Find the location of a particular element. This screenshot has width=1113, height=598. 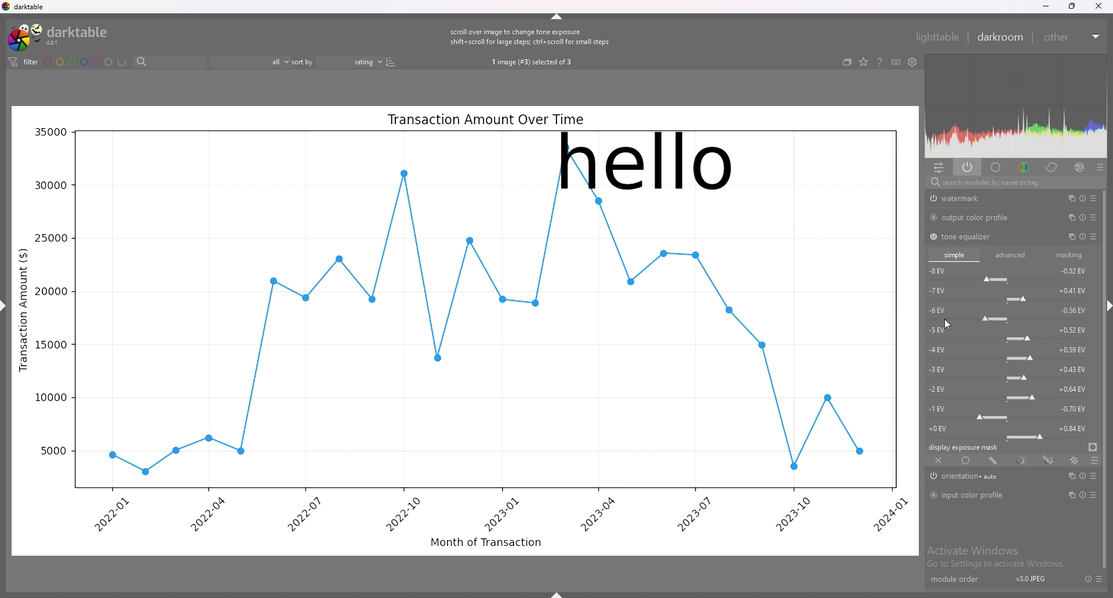

simple is located at coordinates (954, 254).